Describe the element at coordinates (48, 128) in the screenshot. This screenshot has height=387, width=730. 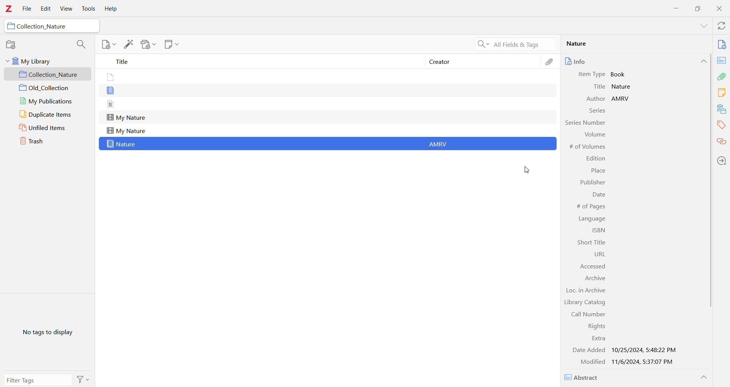
I see `Unfiled Items` at that location.